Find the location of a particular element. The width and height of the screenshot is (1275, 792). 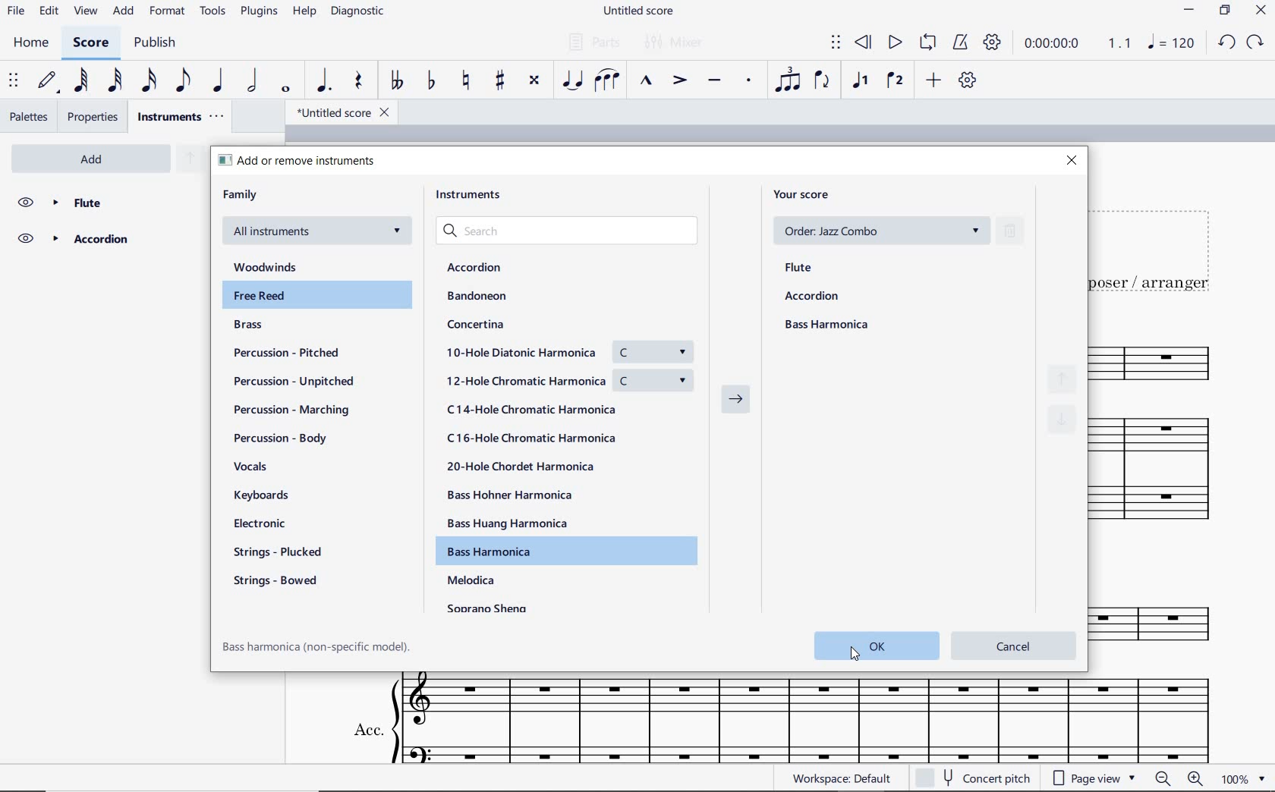

TOOLS is located at coordinates (213, 11).